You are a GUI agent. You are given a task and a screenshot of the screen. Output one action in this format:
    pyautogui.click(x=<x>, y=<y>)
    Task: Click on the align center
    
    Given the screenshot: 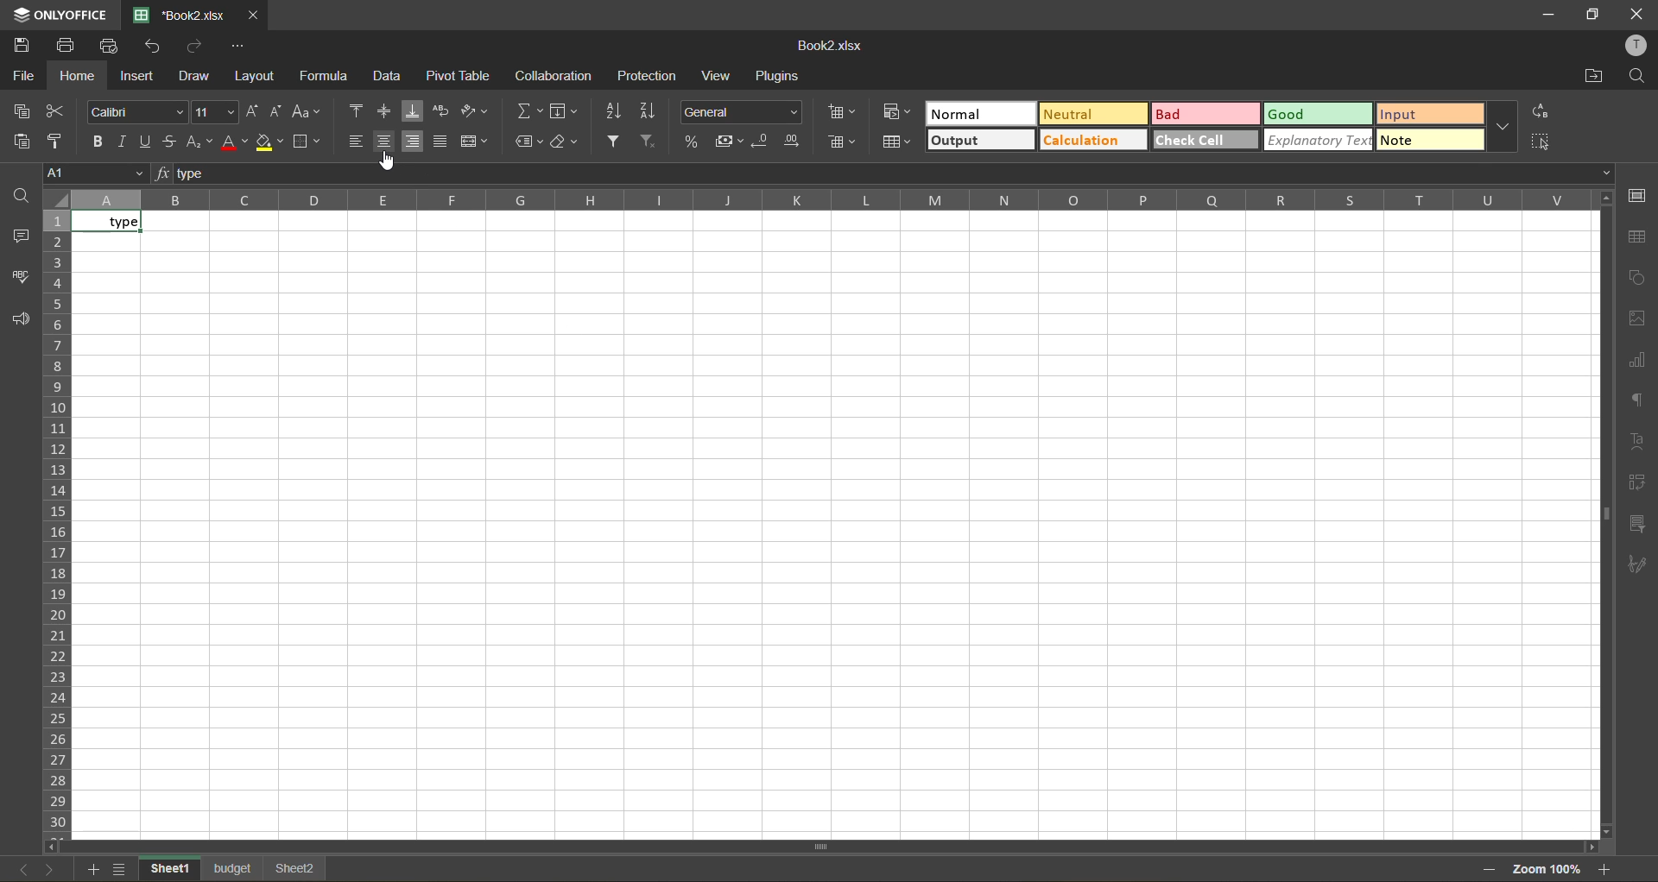 What is the action you would take?
    pyautogui.click(x=385, y=142)
    